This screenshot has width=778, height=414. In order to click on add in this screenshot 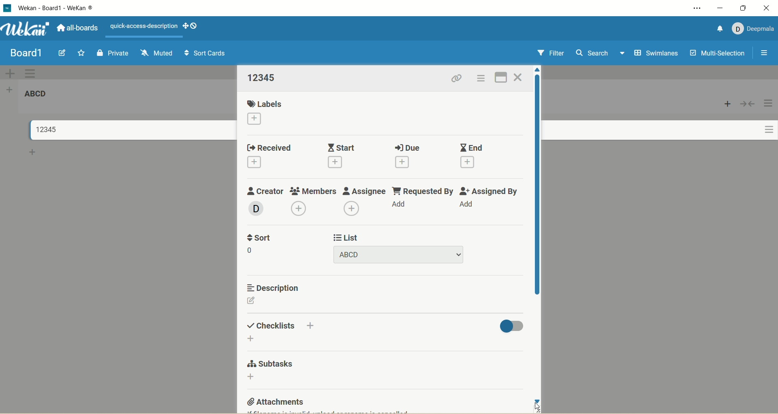, I will do `click(256, 119)`.